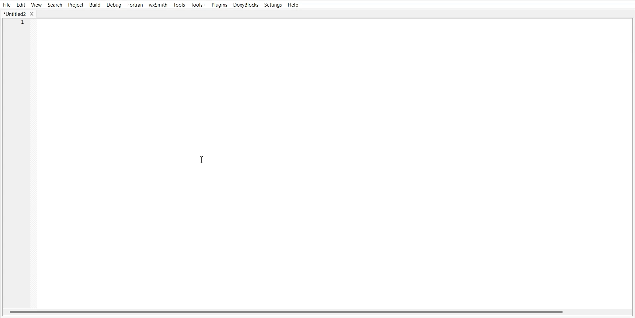  What do you see at coordinates (19, 23) in the screenshot?
I see `Line Number` at bounding box center [19, 23].